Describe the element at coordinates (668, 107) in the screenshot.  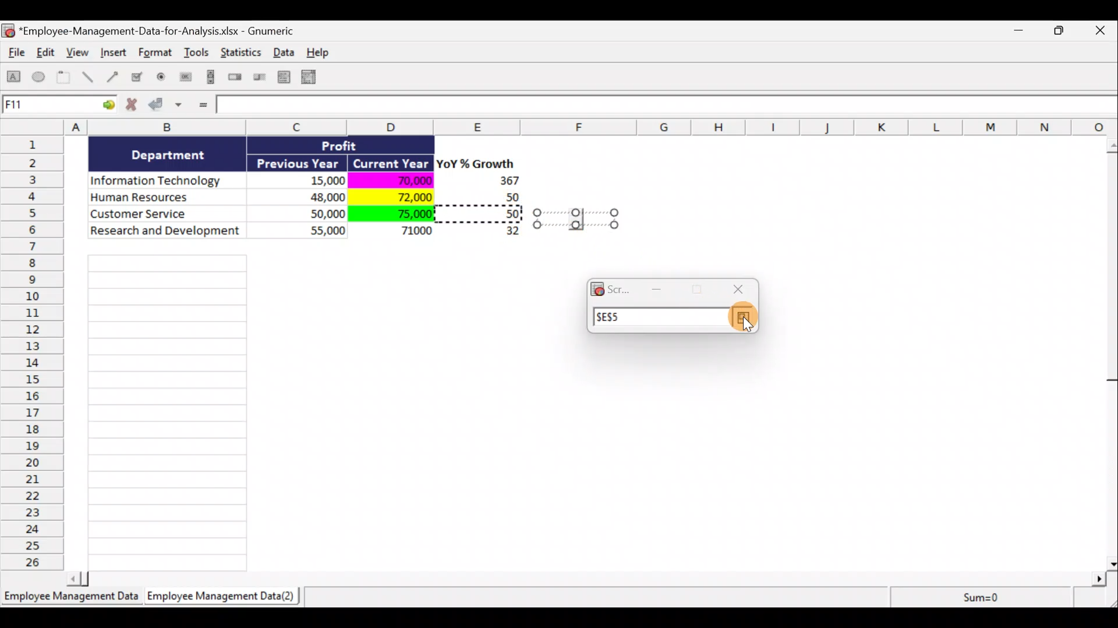
I see `Formula bar` at that location.